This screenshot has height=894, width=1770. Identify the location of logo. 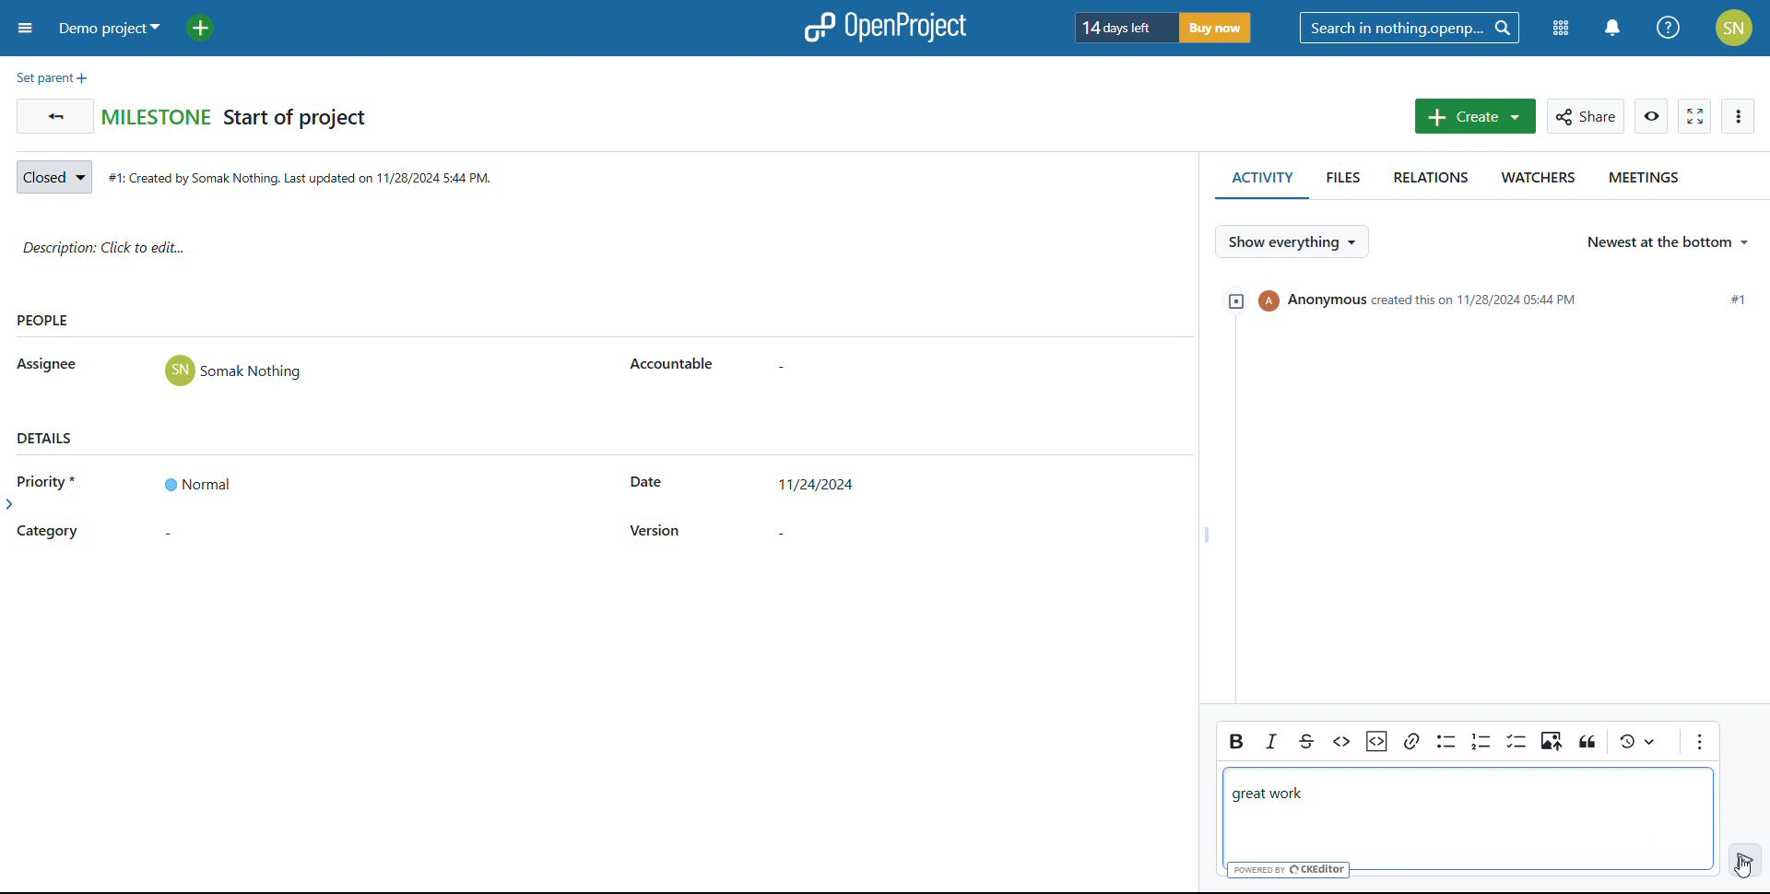
(883, 28).